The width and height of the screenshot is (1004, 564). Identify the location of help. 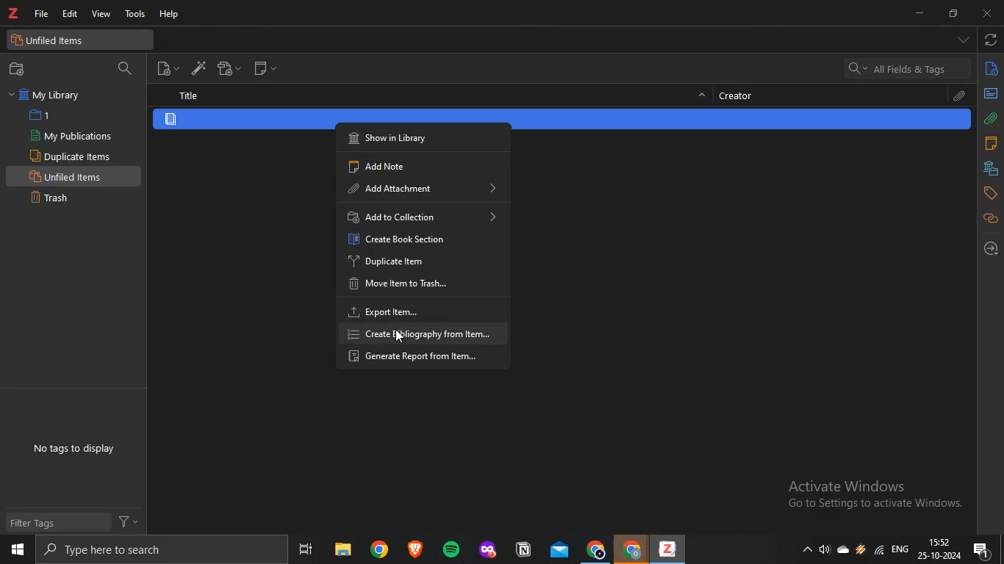
(171, 15).